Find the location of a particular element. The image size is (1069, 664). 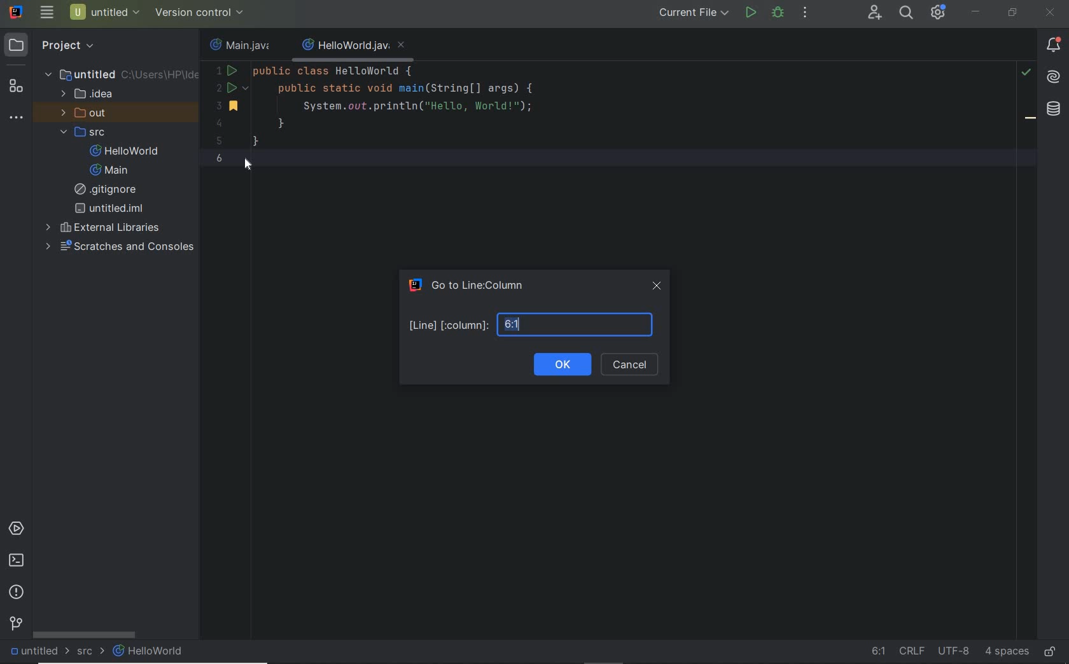

Go to Line:Column is located at coordinates (473, 285).